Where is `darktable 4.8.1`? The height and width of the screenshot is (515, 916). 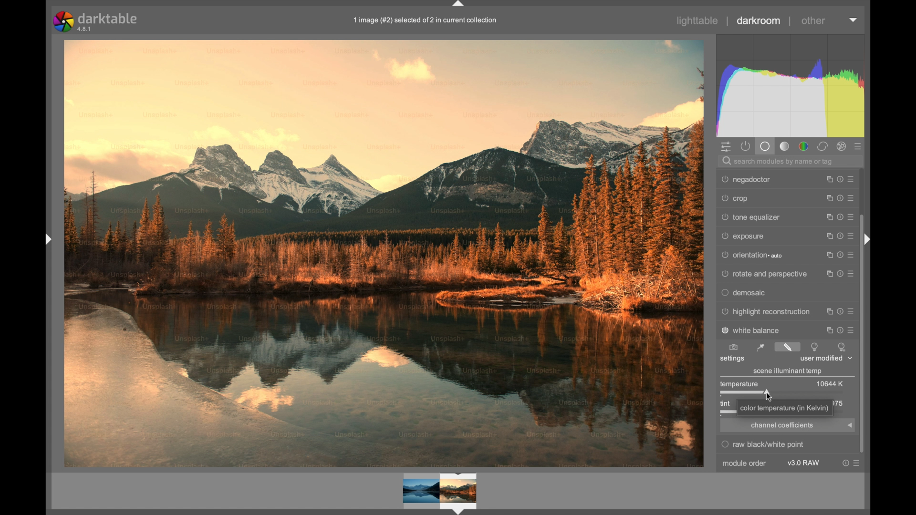 darktable 4.8.1 is located at coordinates (97, 21).